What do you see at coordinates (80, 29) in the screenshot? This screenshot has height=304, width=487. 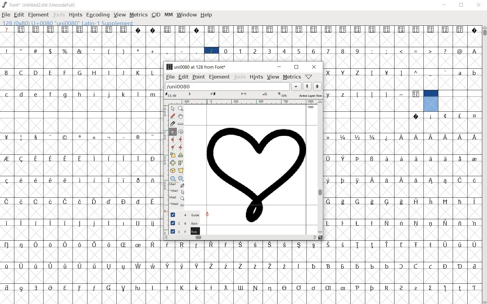 I see `glyph` at bounding box center [80, 29].